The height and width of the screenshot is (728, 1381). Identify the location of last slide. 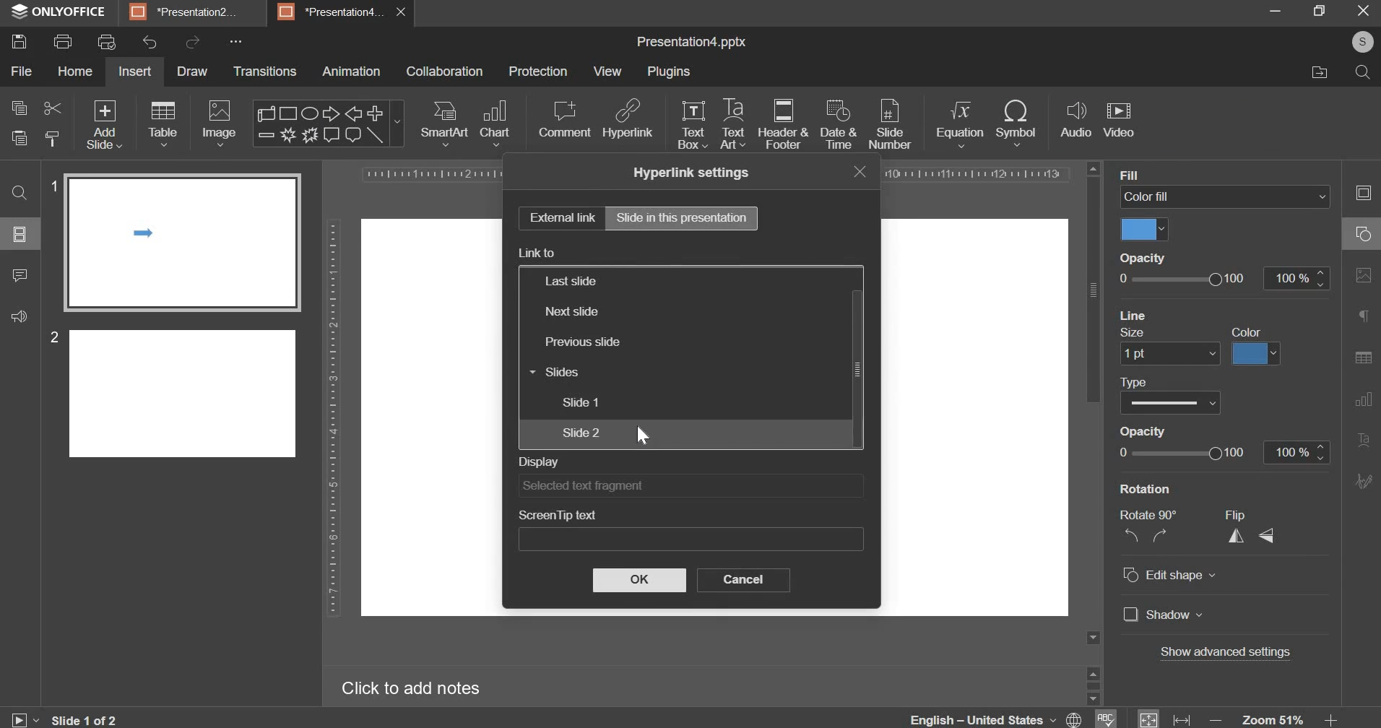
(570, 282).